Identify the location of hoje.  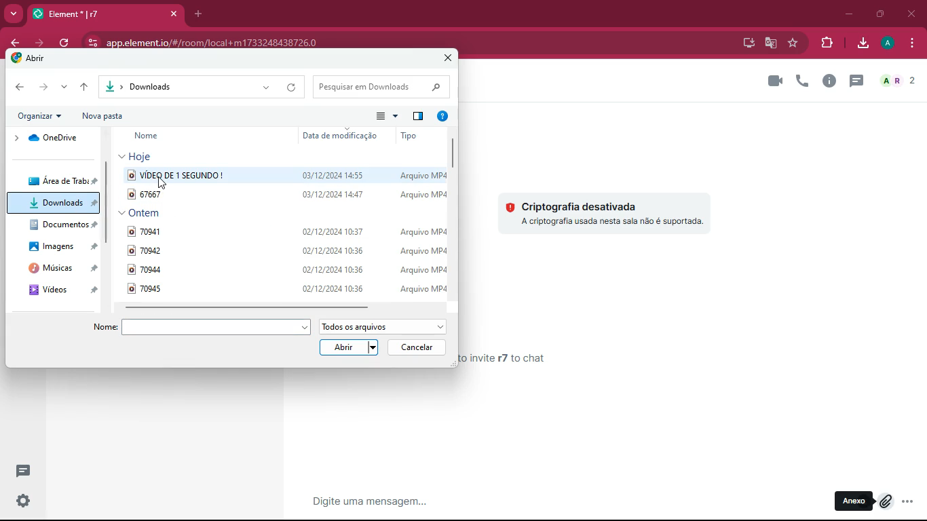
(138, 155).